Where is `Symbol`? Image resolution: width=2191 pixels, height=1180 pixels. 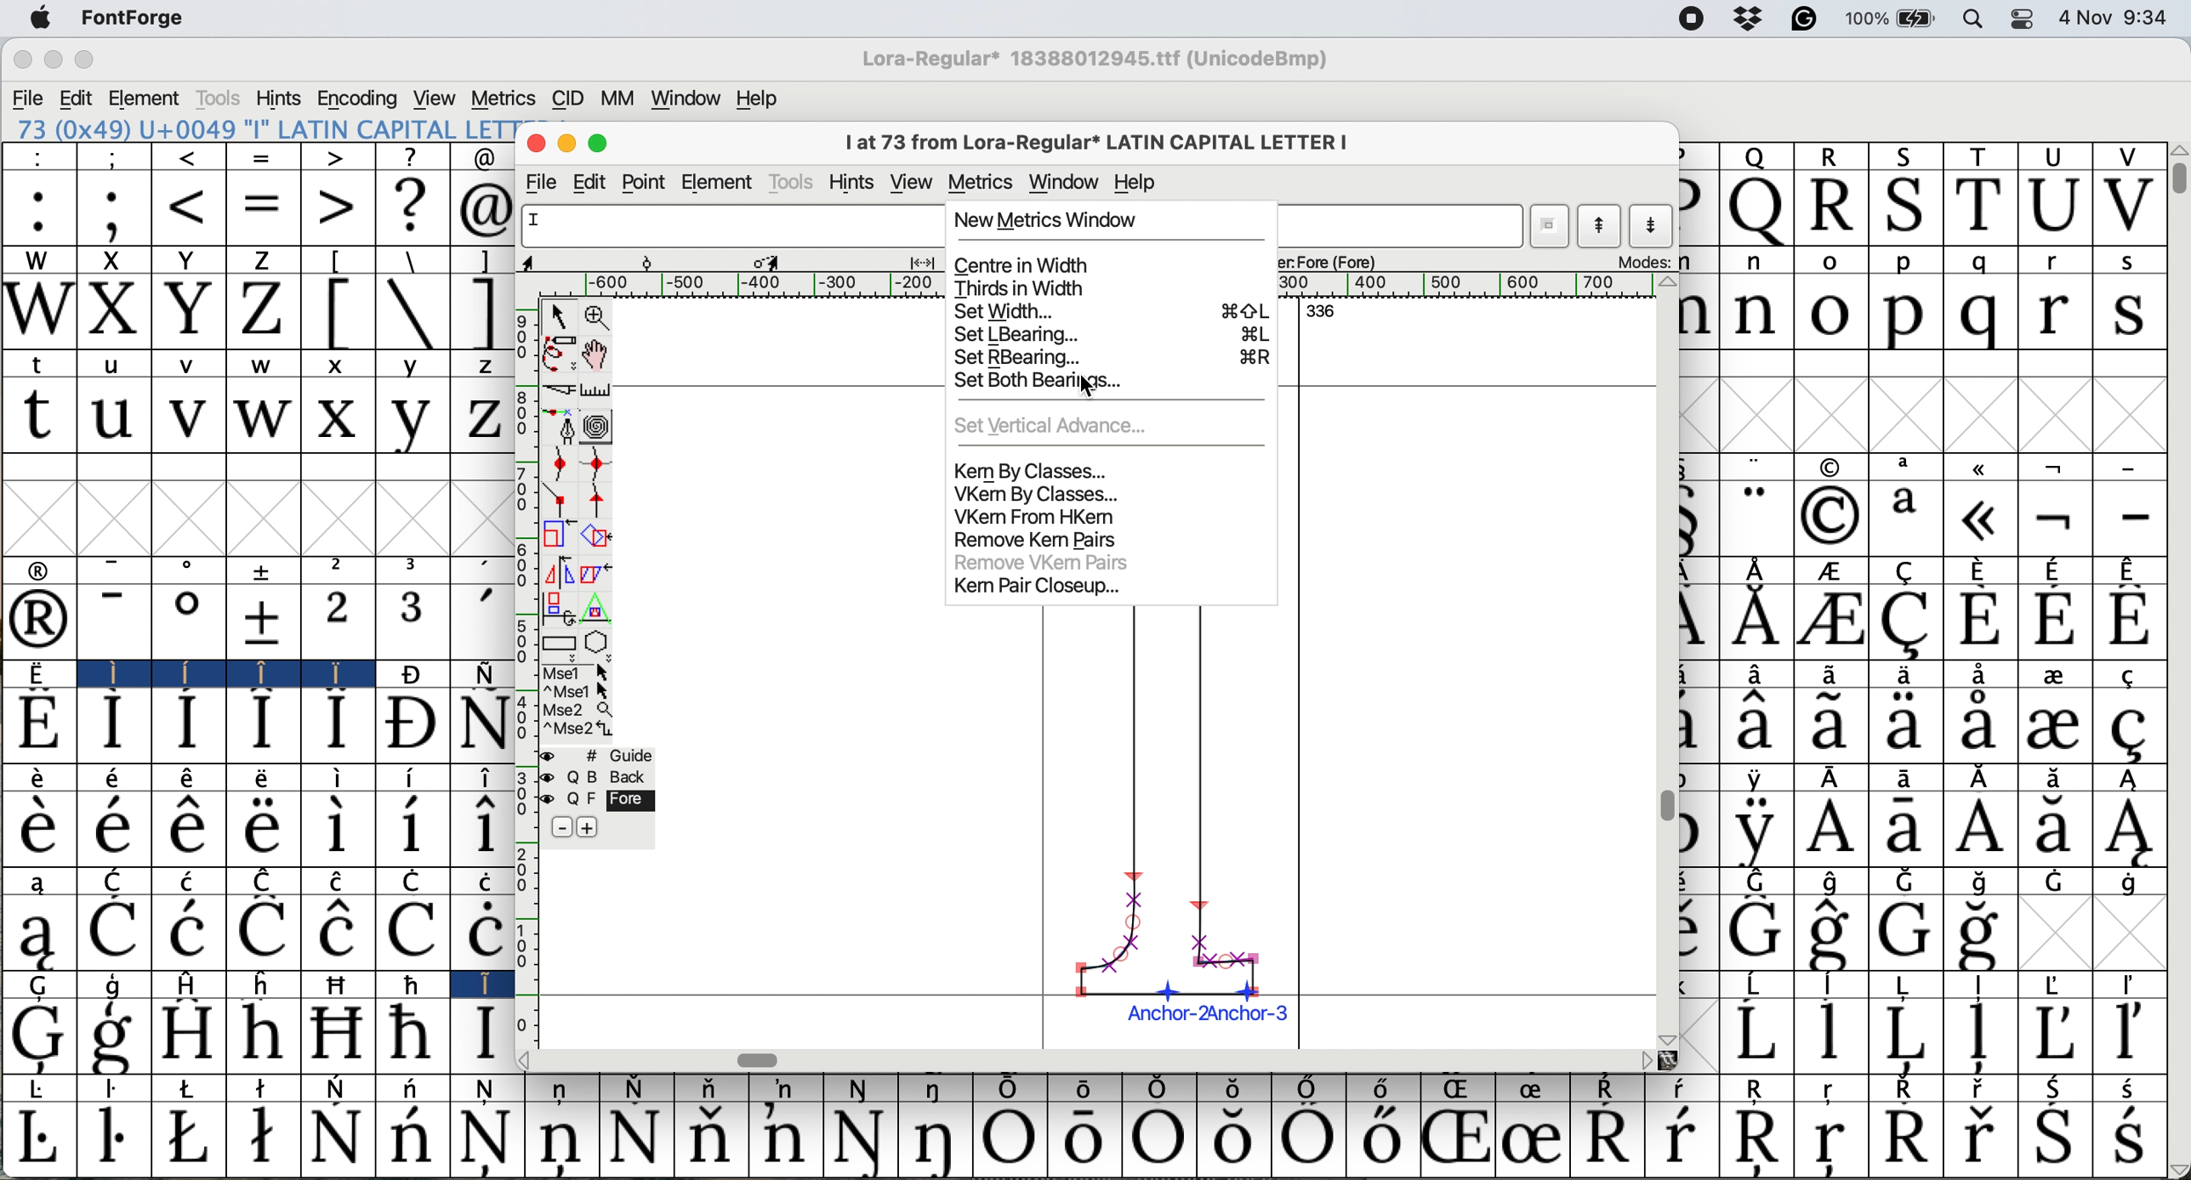 Symbol is located at coordinates (482, 1035).